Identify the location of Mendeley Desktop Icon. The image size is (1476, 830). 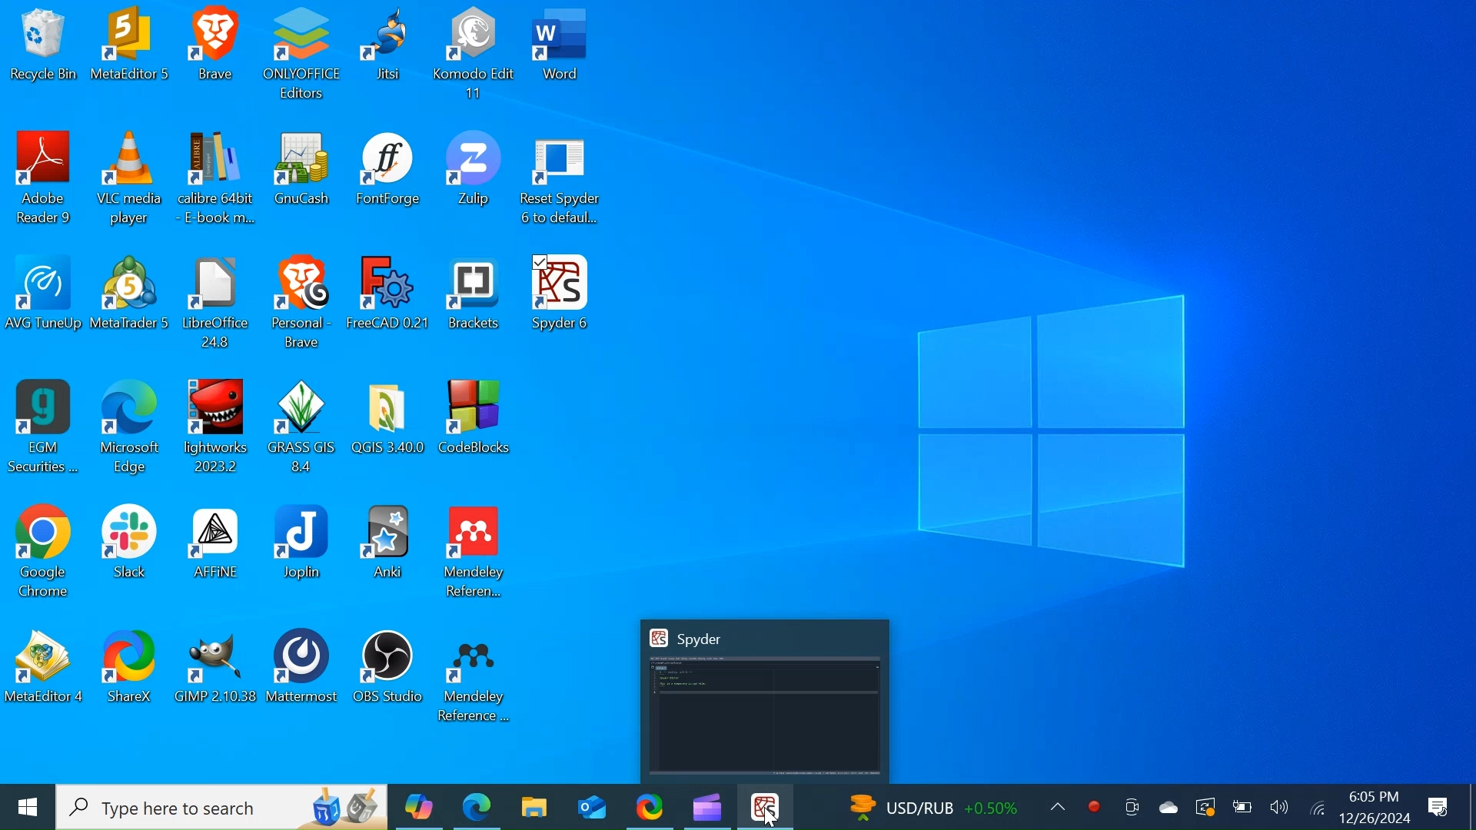
(476, 675).